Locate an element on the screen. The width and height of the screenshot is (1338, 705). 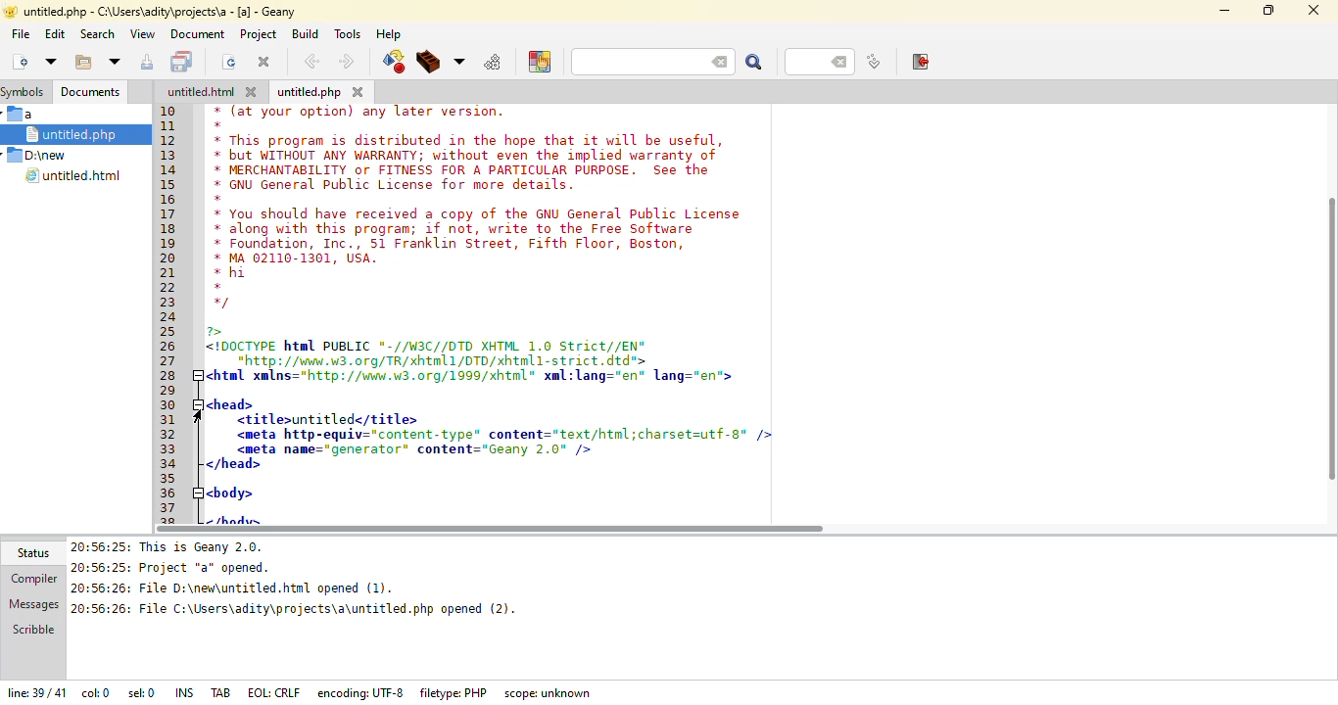
back space is located at coordinates (840, 62).